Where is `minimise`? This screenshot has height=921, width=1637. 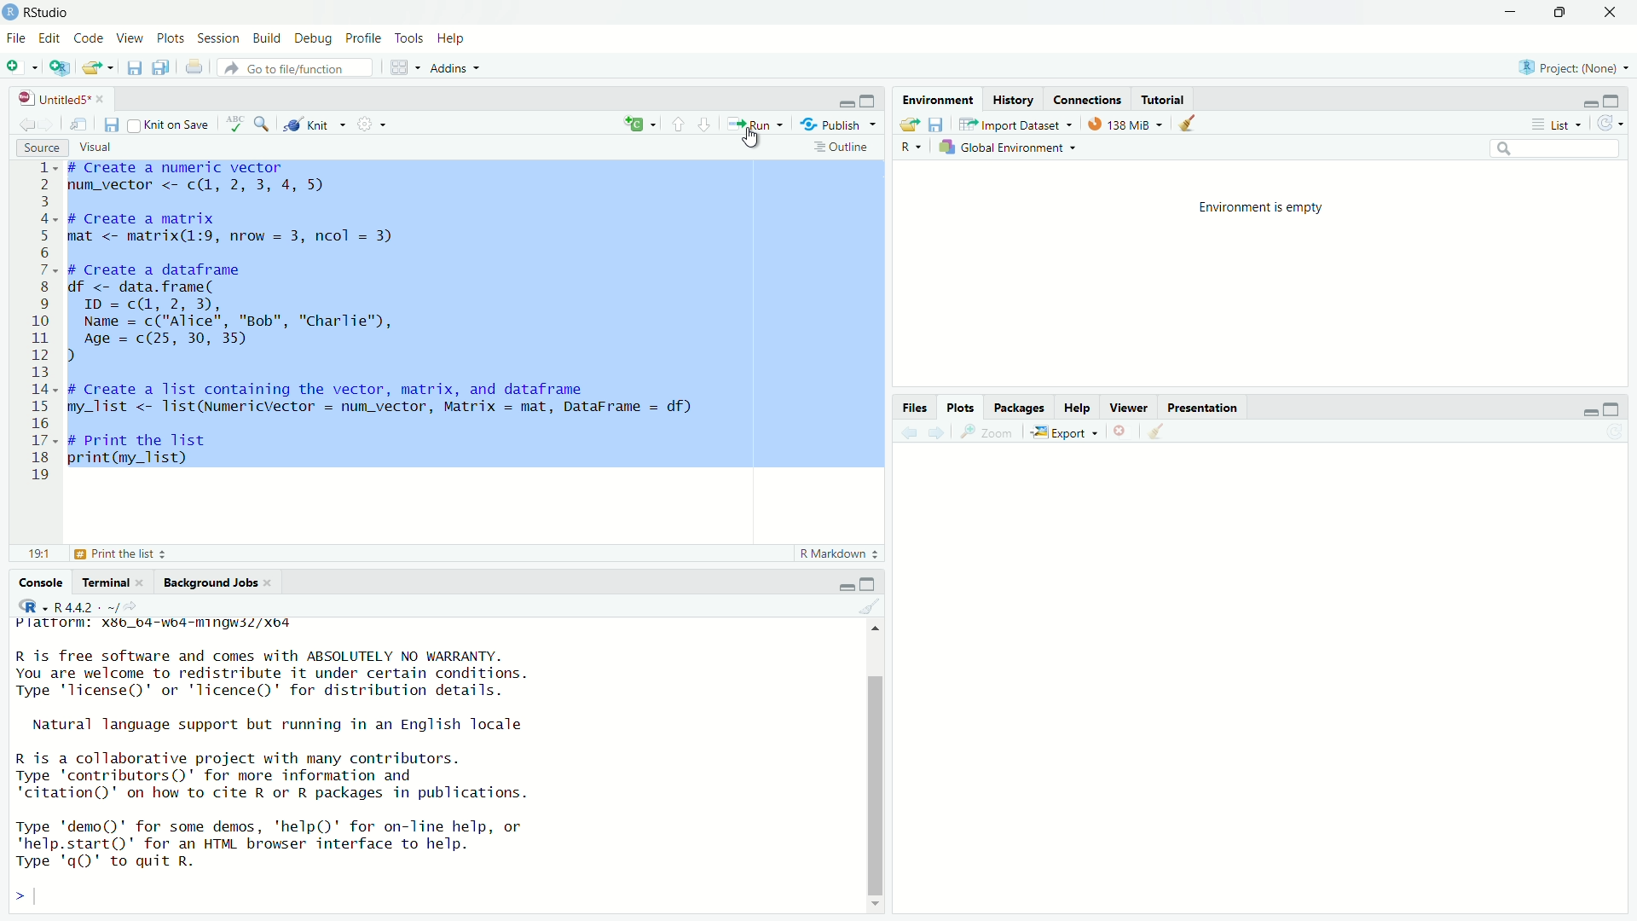
minimise is located at coordinates (1584, 414).